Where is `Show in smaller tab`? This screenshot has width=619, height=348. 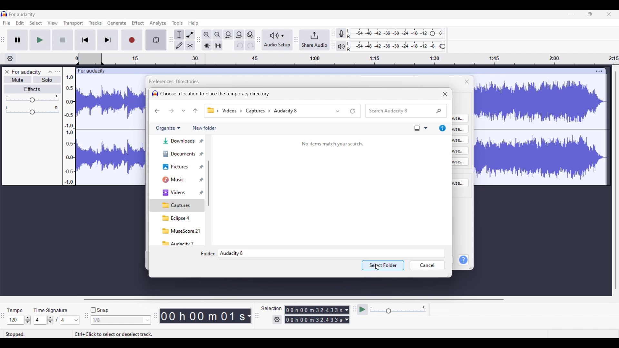 Show in smaller tab is located at coordinates (590, 14).